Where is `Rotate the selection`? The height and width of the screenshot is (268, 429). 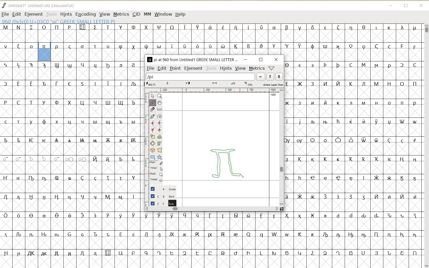 Rotate the selection is located at coordinates (160, 137).